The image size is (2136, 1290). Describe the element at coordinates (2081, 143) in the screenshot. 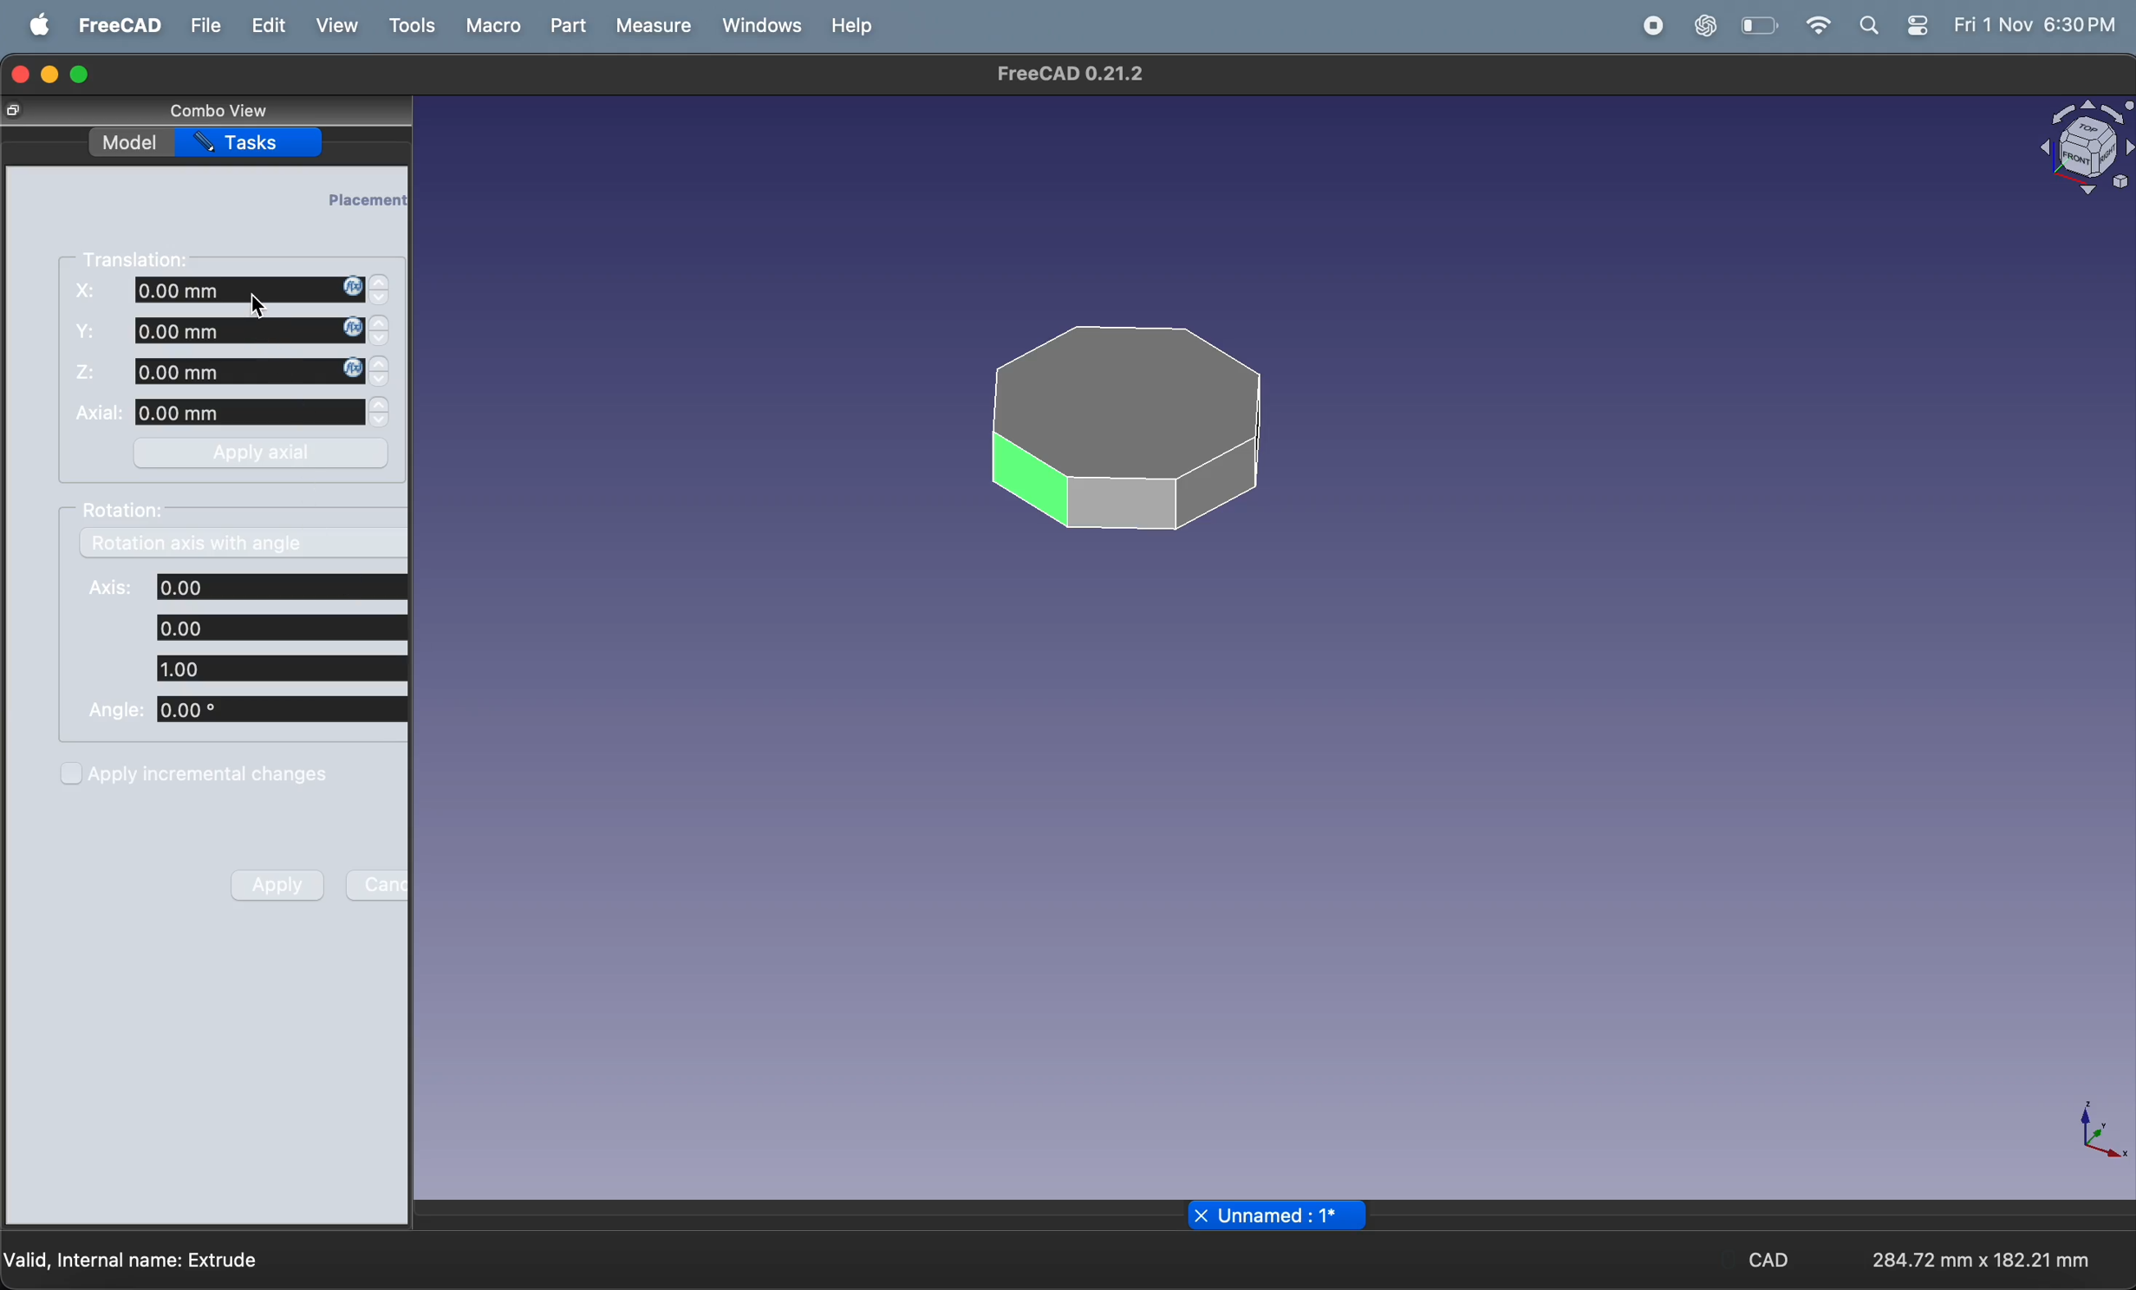

I see `object view` at that location.